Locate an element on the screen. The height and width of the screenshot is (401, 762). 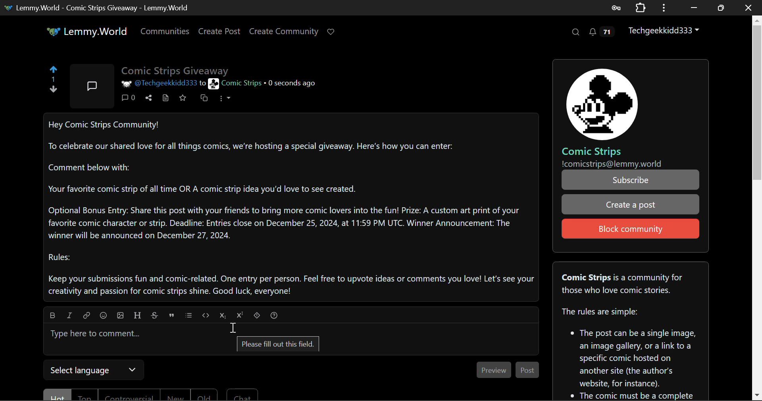
Techgeekkidd333 is located at coordinates (662, 31).